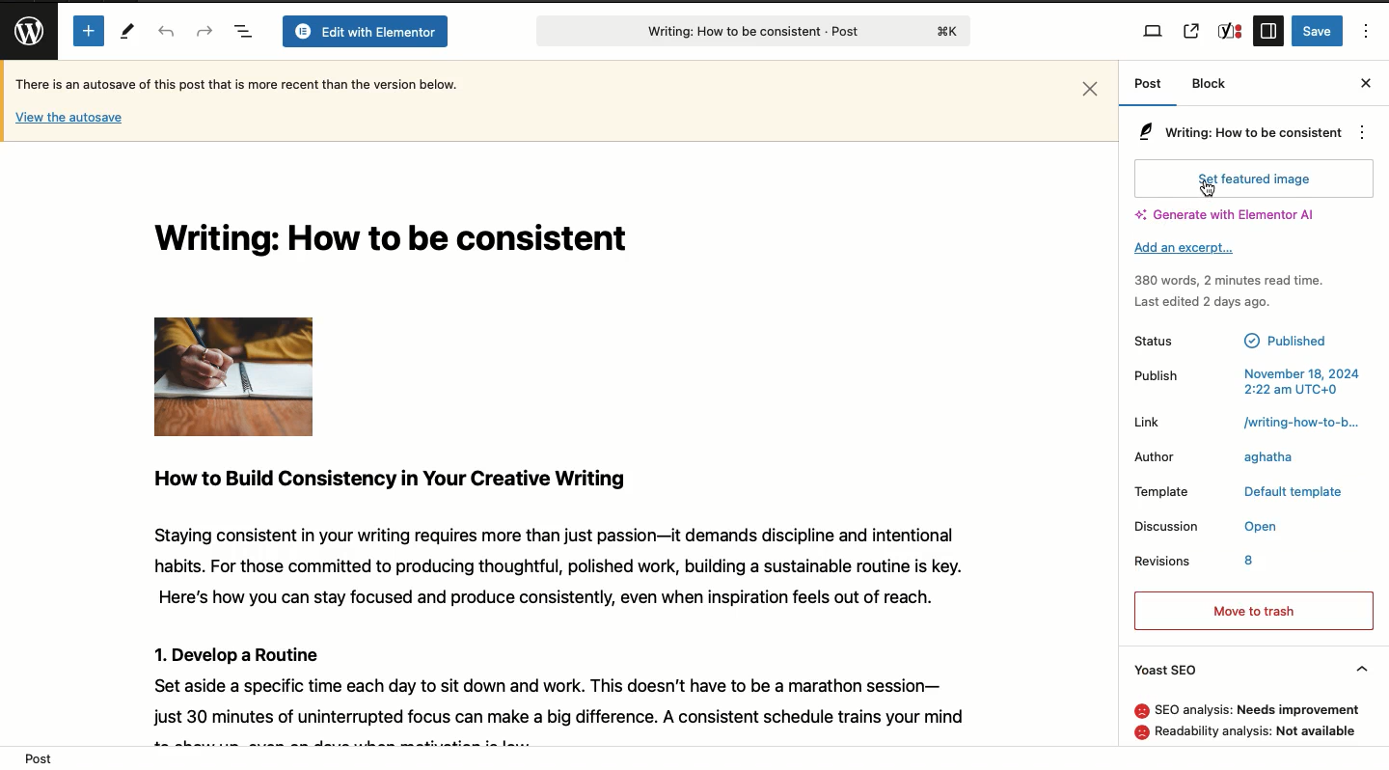  I want to click on Edit with elementor, so click(365, 33).